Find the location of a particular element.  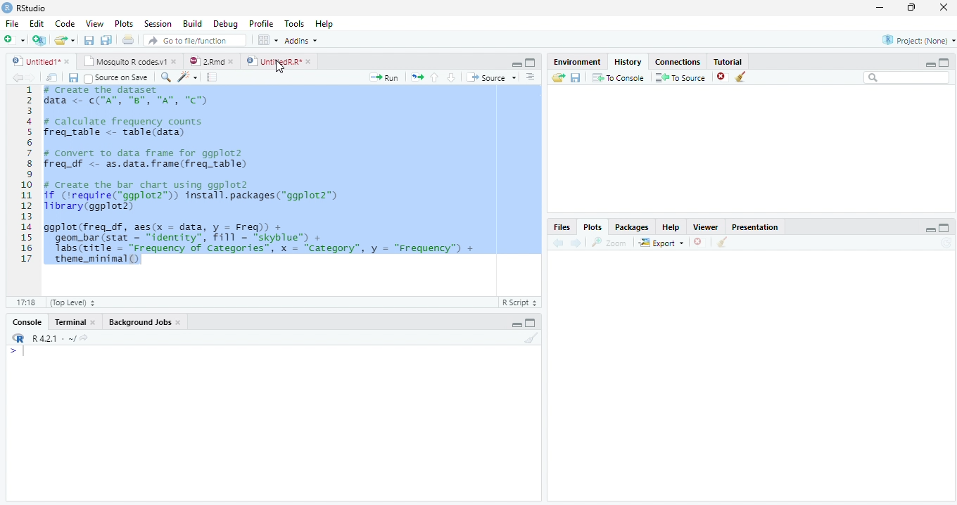

Plots is located at coordinates (592, 226).